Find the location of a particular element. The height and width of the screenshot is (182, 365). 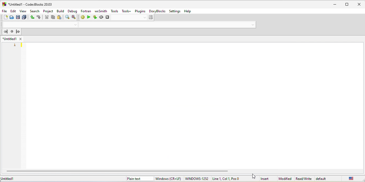

close is located at coordinates (359, 5).